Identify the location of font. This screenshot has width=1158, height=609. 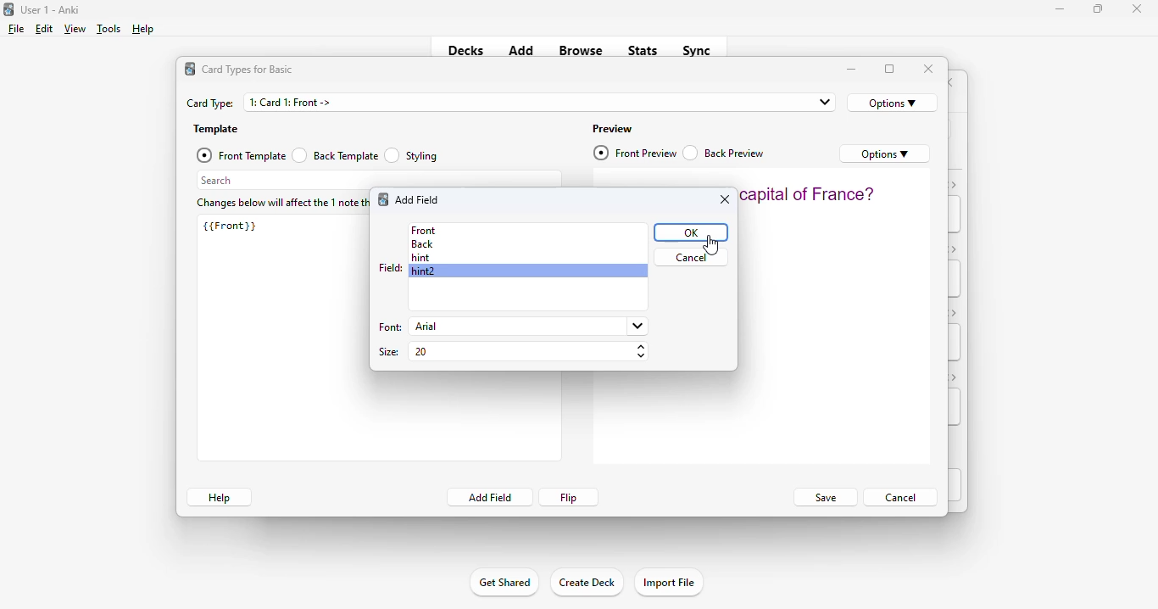
(388, 328).